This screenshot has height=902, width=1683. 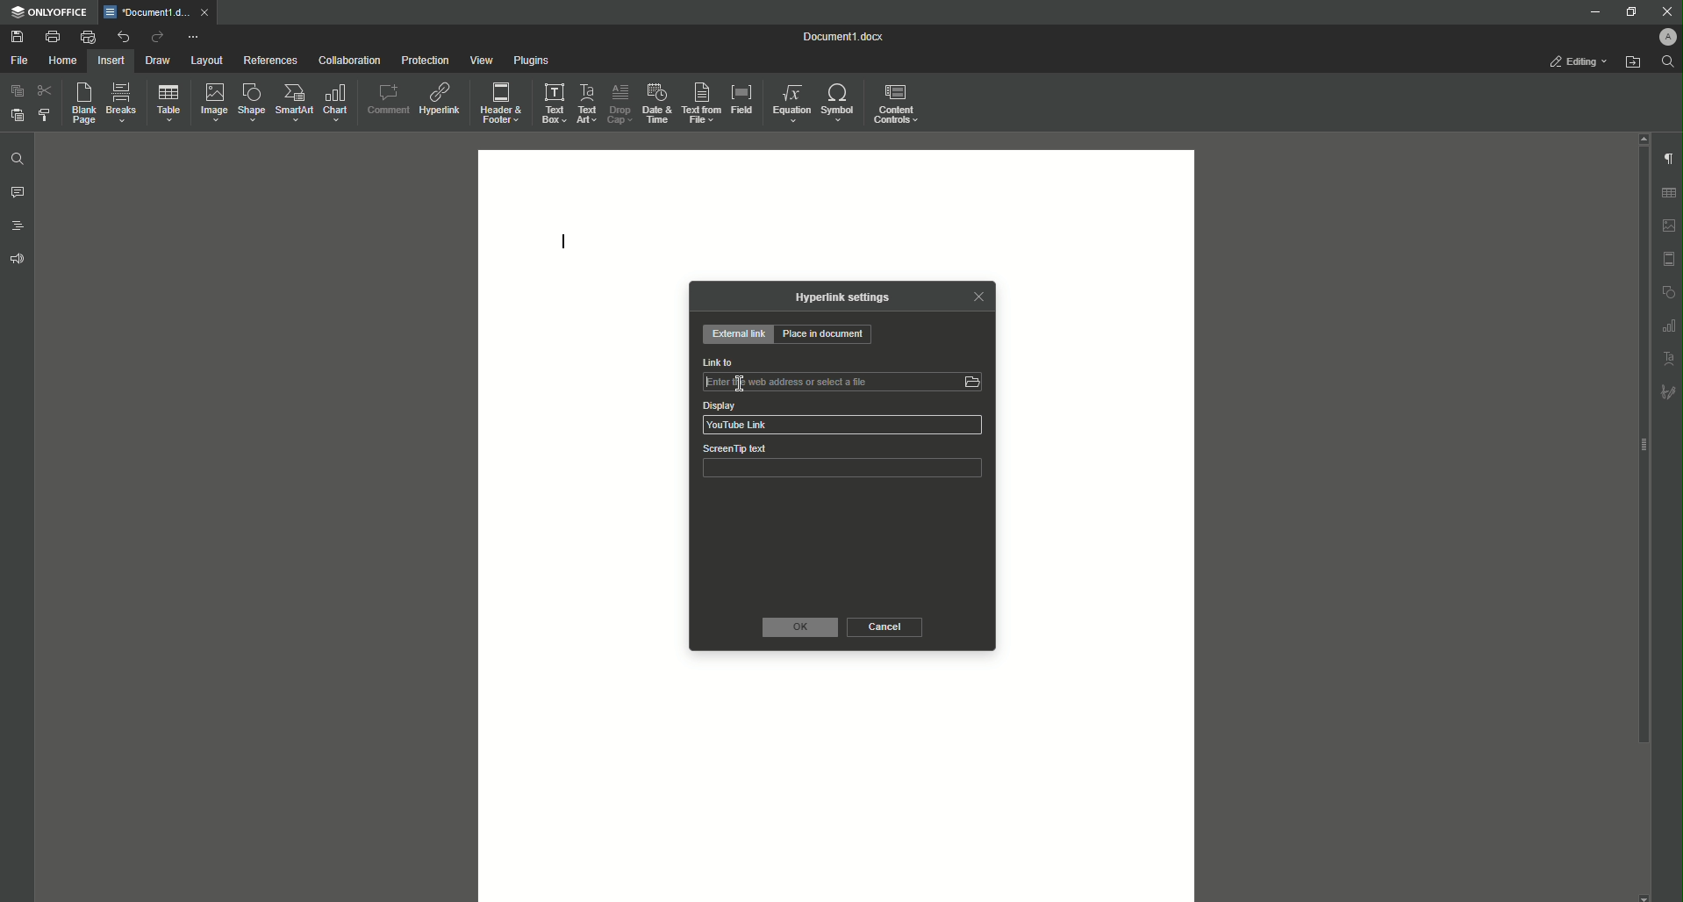 I want to click on Date and Time, so click(x=657, y=104).